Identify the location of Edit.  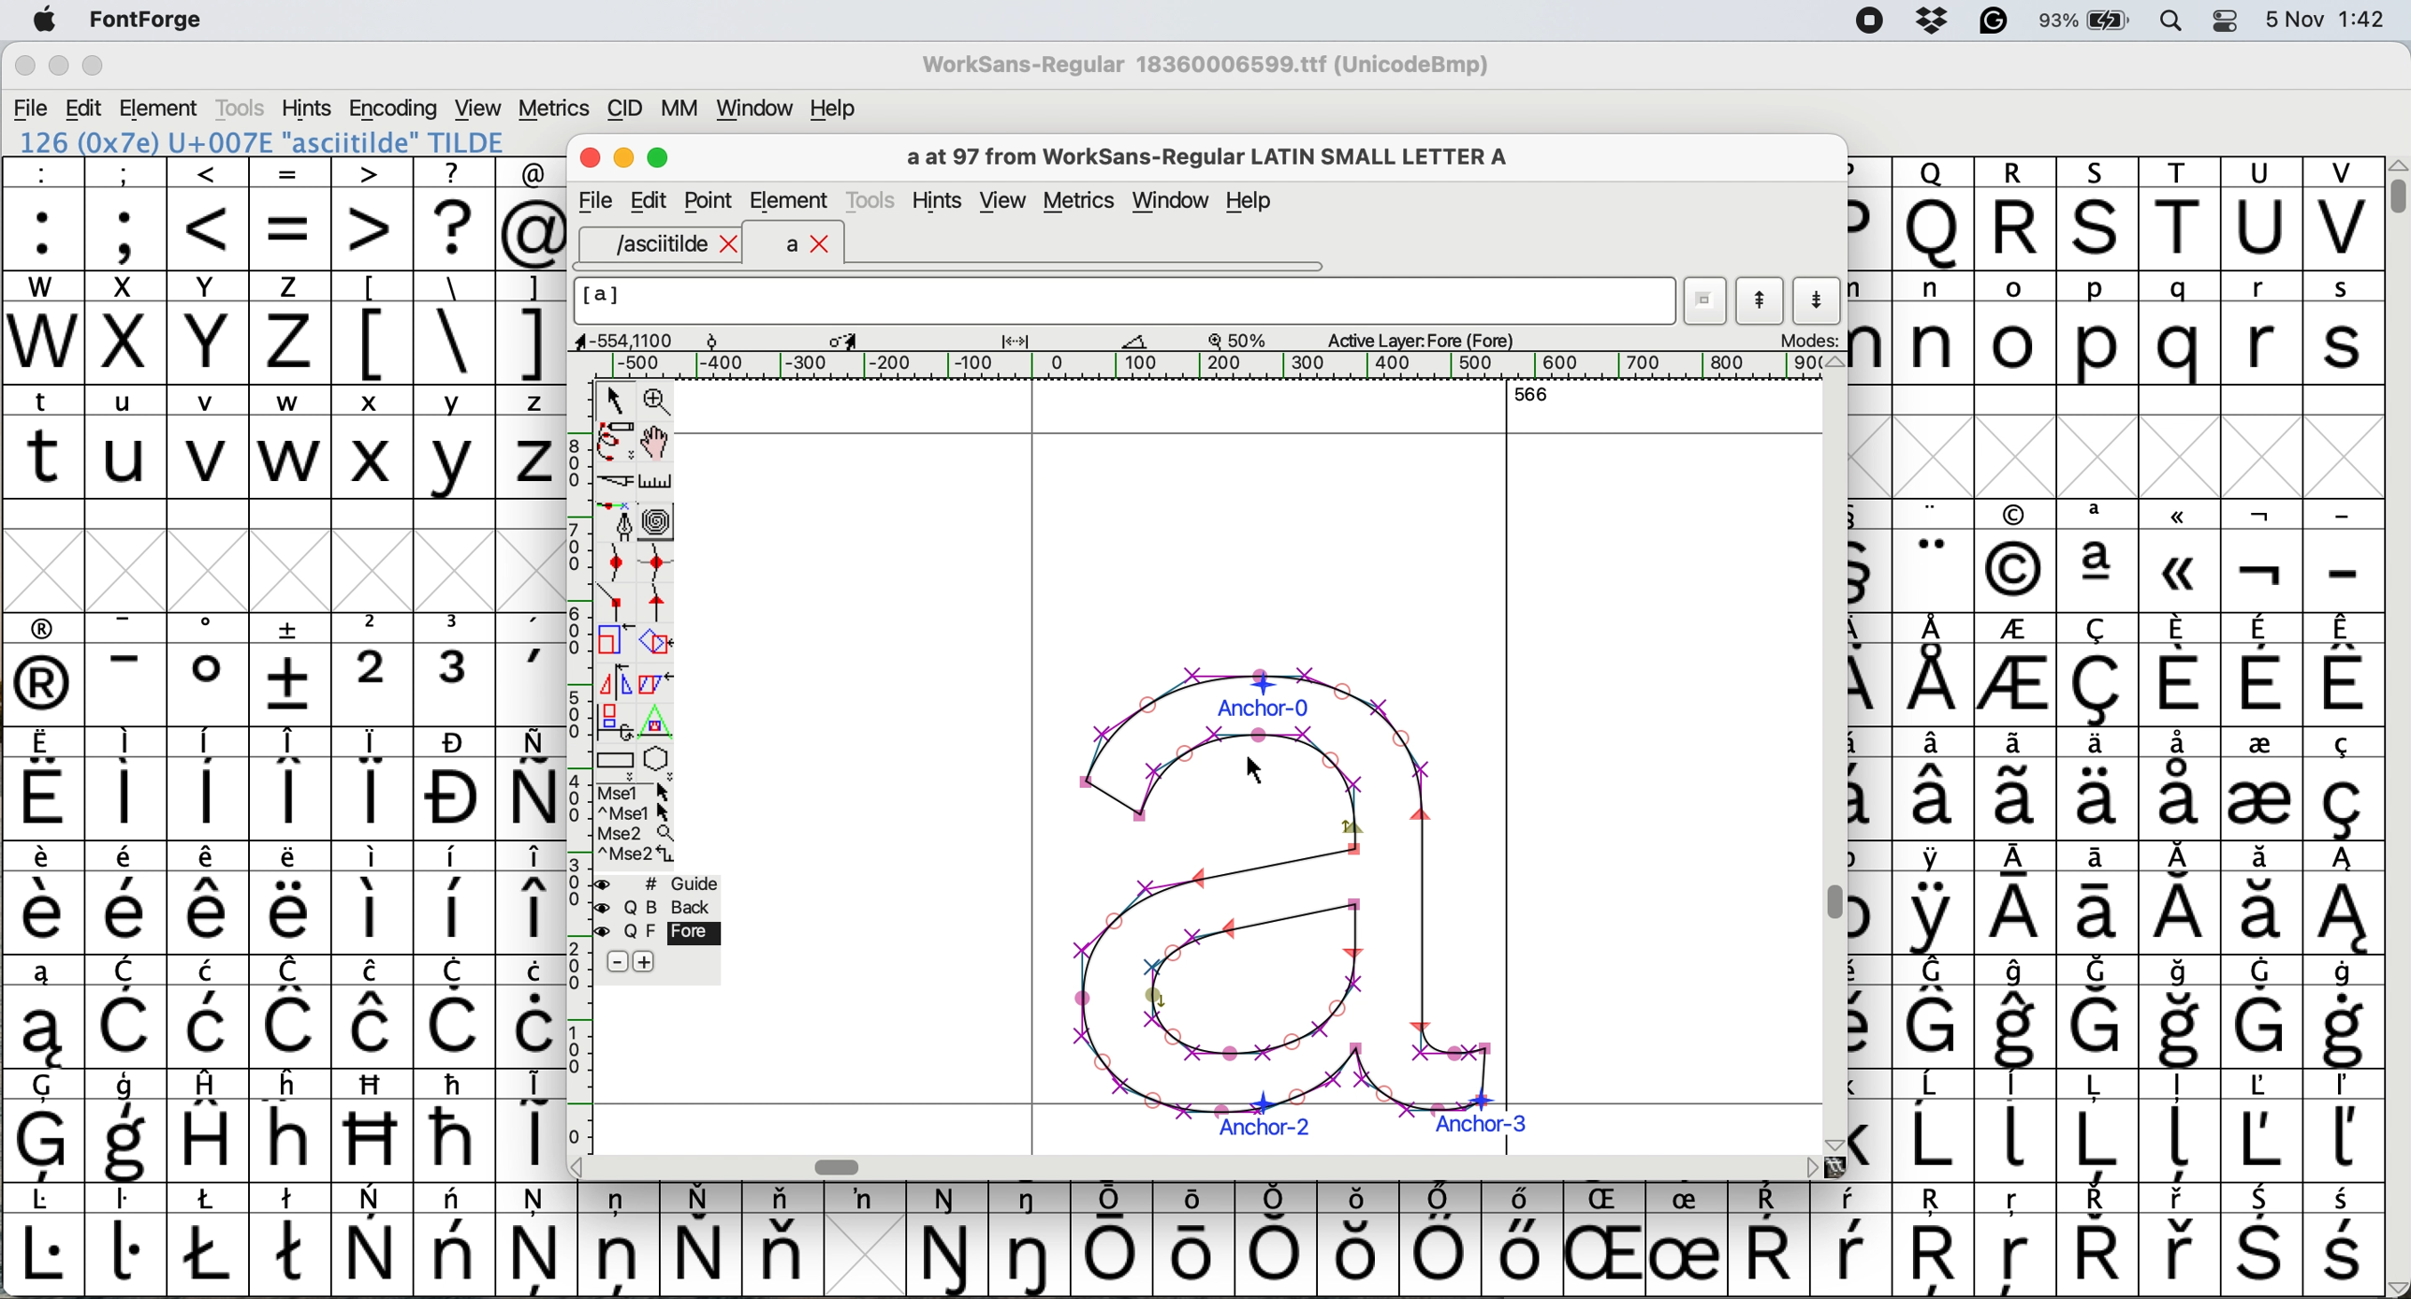
(649, 200).